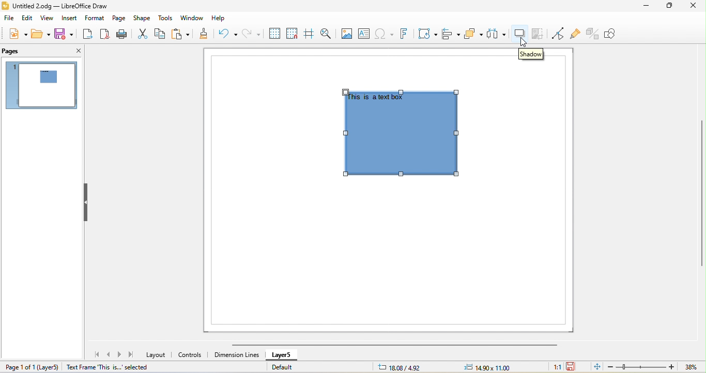 This screenshot has width=706, height=373. What do you see at coordinates (366, 33) in the screenshot?
I see `text box` at bounding box center [366, 33].